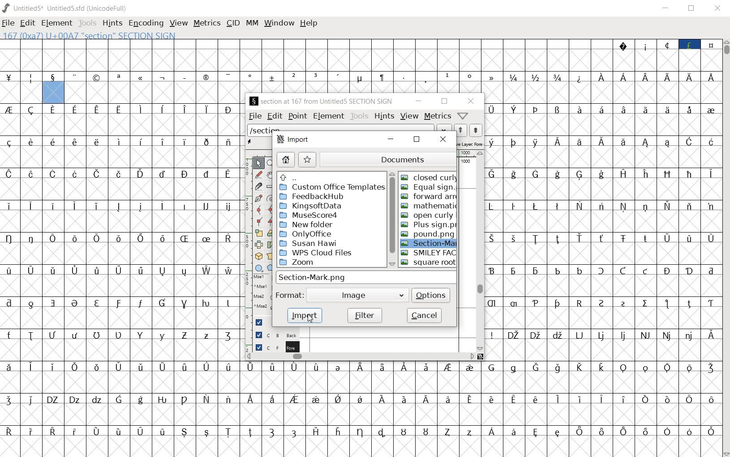 This screenshot has width=730, height=457. What do you see at coordinates (428, 188) in the screenshot?
I see `EQUAL SIGN.PNG` at bounding box center [428, 188].